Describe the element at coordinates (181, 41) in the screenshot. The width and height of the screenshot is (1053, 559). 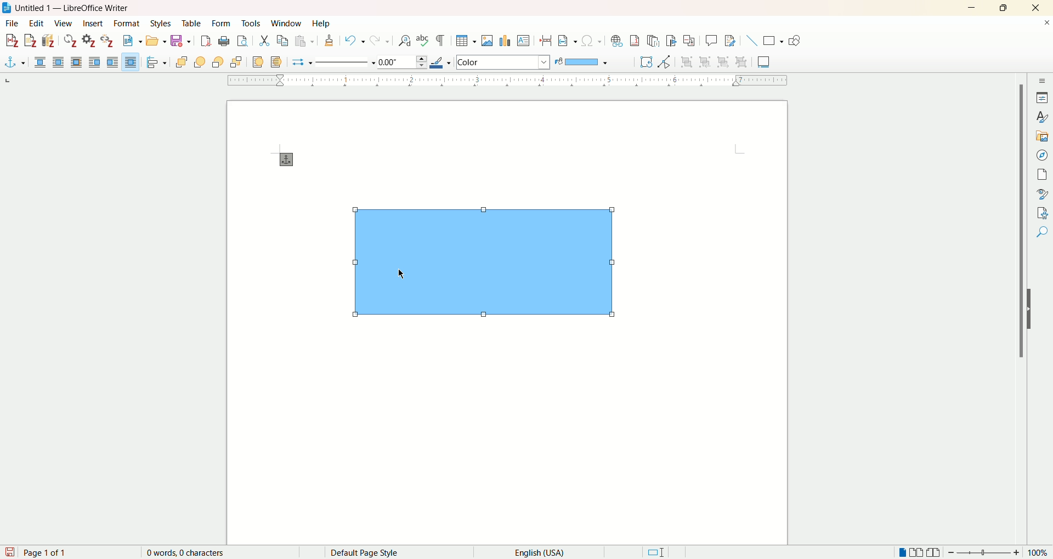
I see `save` at that location.